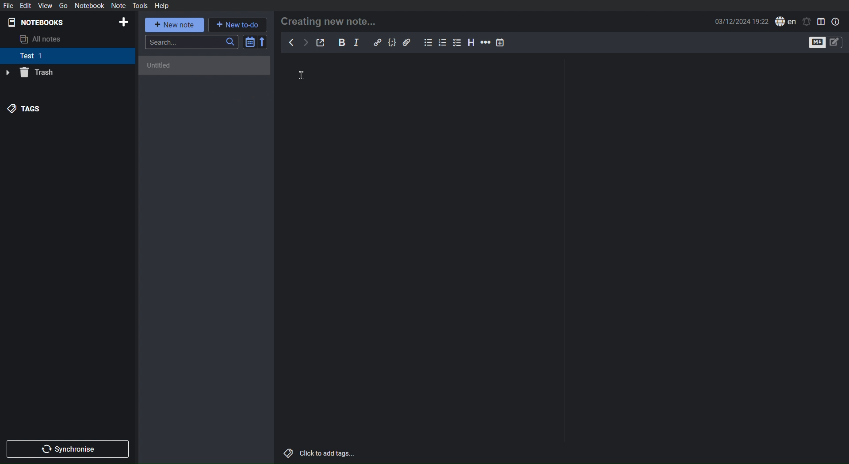 This screenshot has height=464, width=849. I want to click on Trash, so click(29, 73).